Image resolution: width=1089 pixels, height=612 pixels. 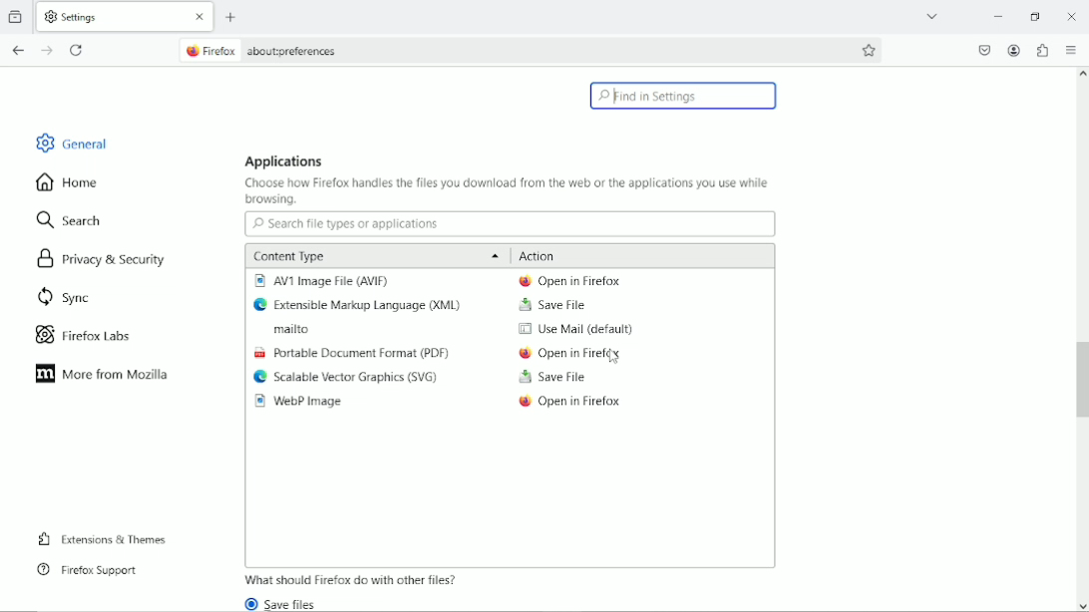 I want to click on Bookmark this page, so click(x=871, y=50).